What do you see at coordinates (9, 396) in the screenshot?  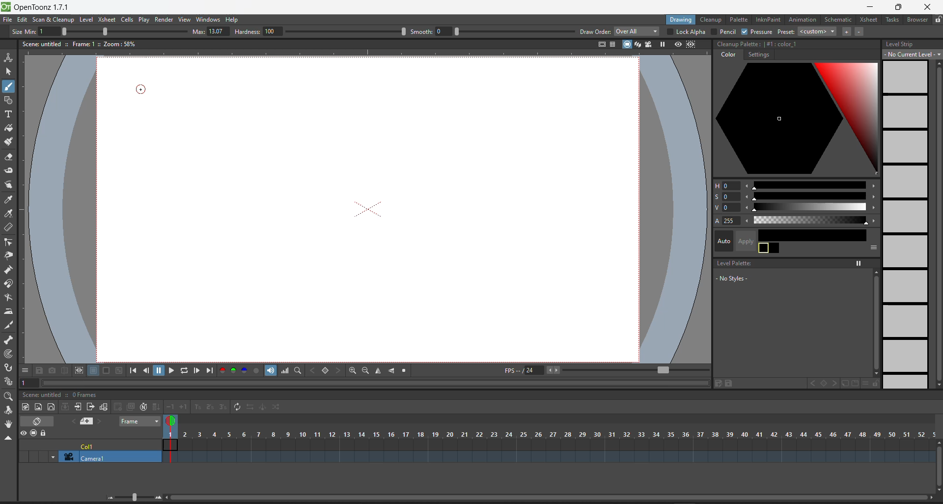 I see `zoom tool` at bounding box center [9, 396].